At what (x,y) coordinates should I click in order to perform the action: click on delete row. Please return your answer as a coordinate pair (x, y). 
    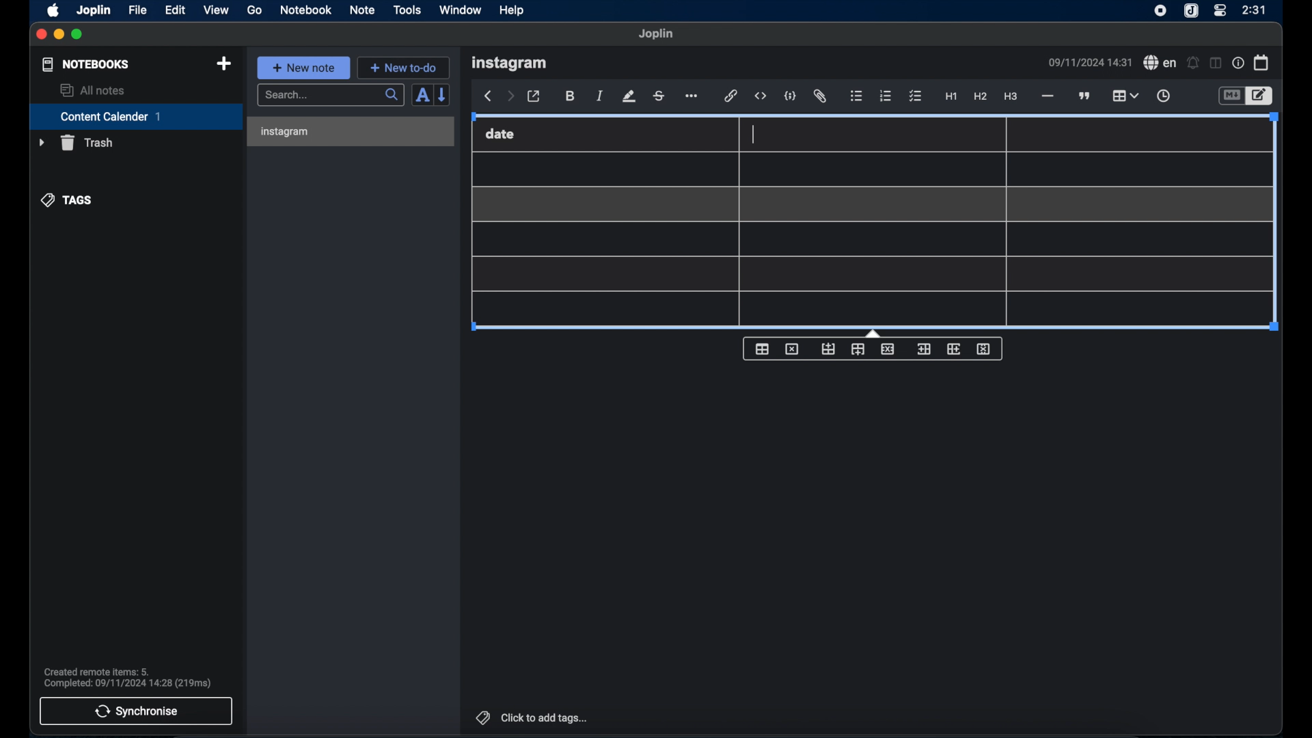
    Looking at the image, I should click on (887, 348).